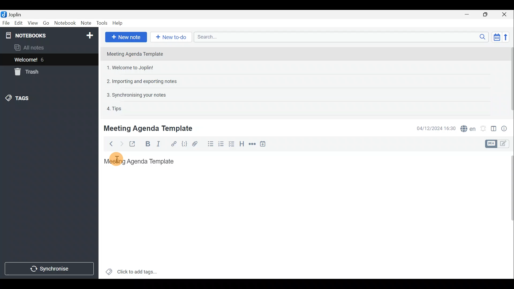  I want to click on Synchronise, so click(50, 268).